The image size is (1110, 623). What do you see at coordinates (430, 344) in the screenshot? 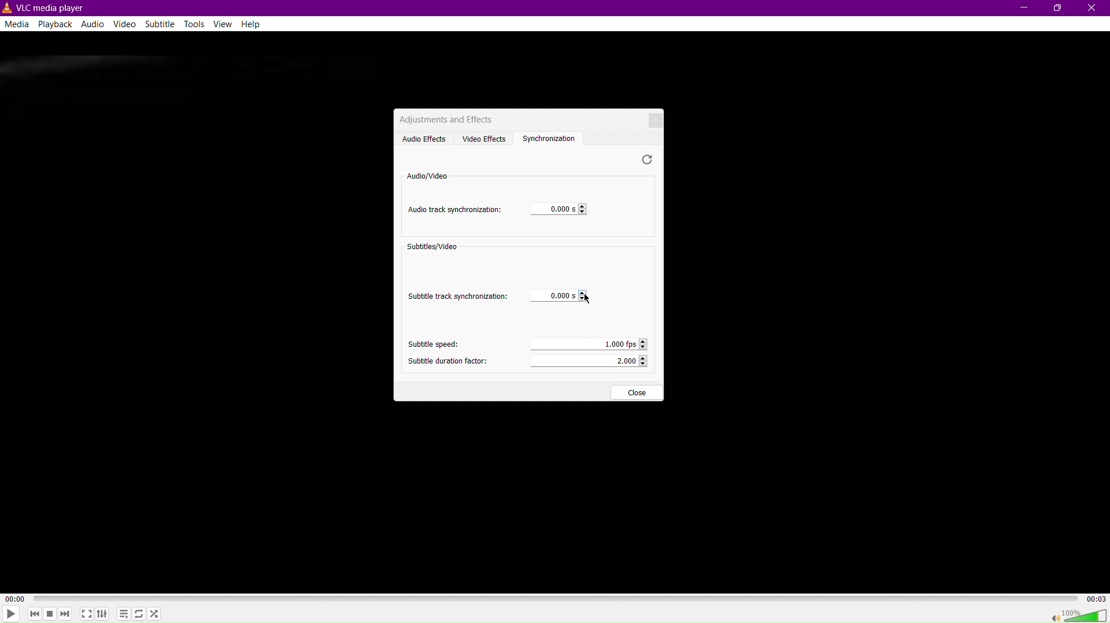
I see `Subtitle speed:` at bounding box center [430, 344].